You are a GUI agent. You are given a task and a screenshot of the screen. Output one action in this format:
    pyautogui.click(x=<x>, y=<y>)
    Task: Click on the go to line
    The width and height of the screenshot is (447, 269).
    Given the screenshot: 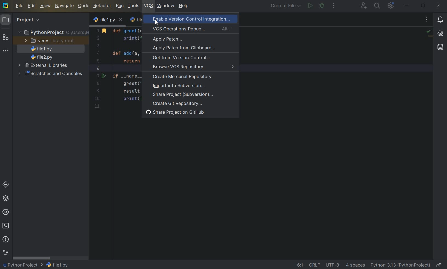 What is the action you would take?
    pyautogui.click(x=300, y=265)
    